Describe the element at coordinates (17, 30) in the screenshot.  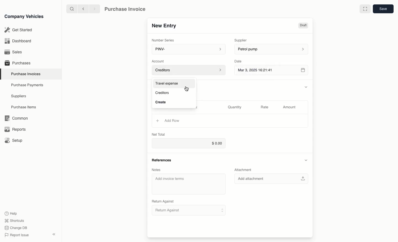
I see `Get Started` at that location.